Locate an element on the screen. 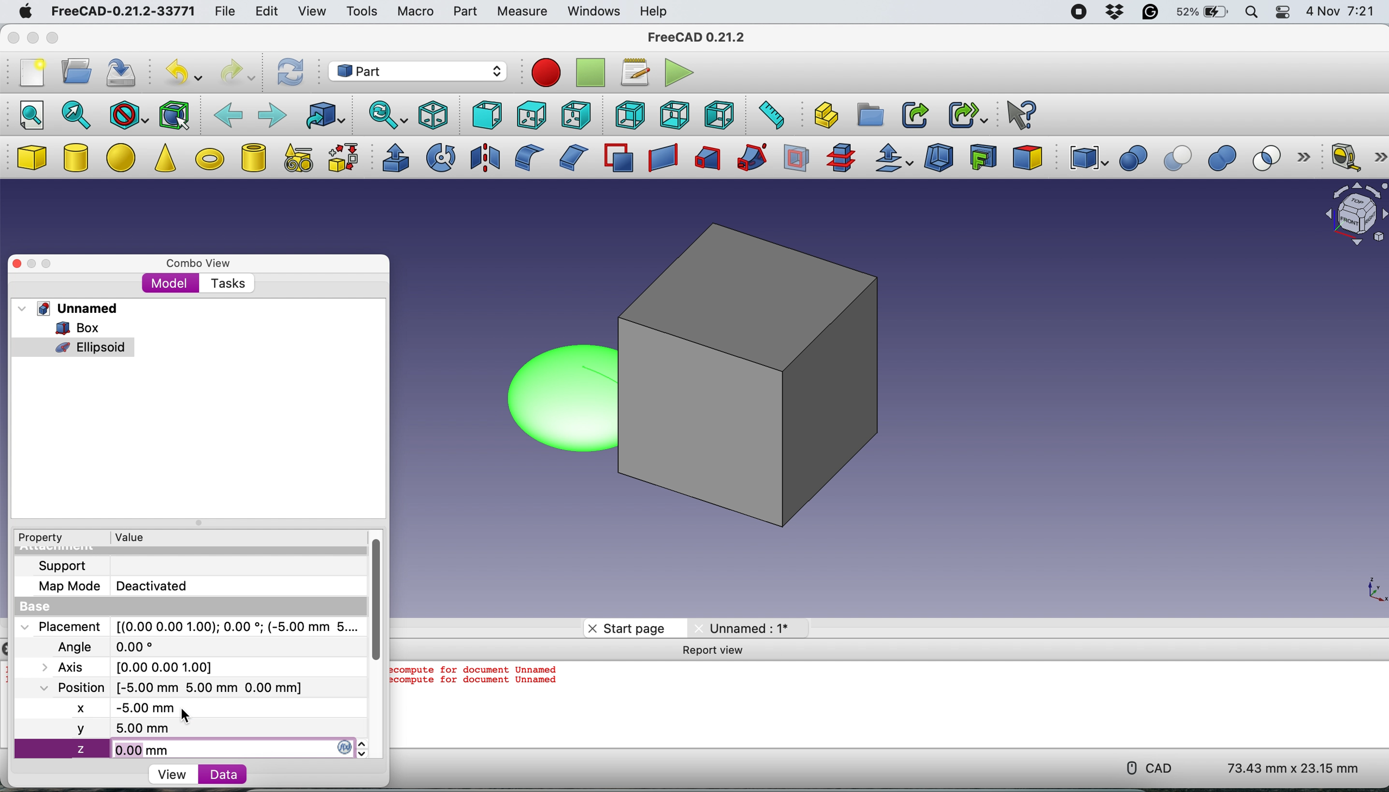 This screenshot has width=1389, height=792. edit is located at coordinates (264, 12).